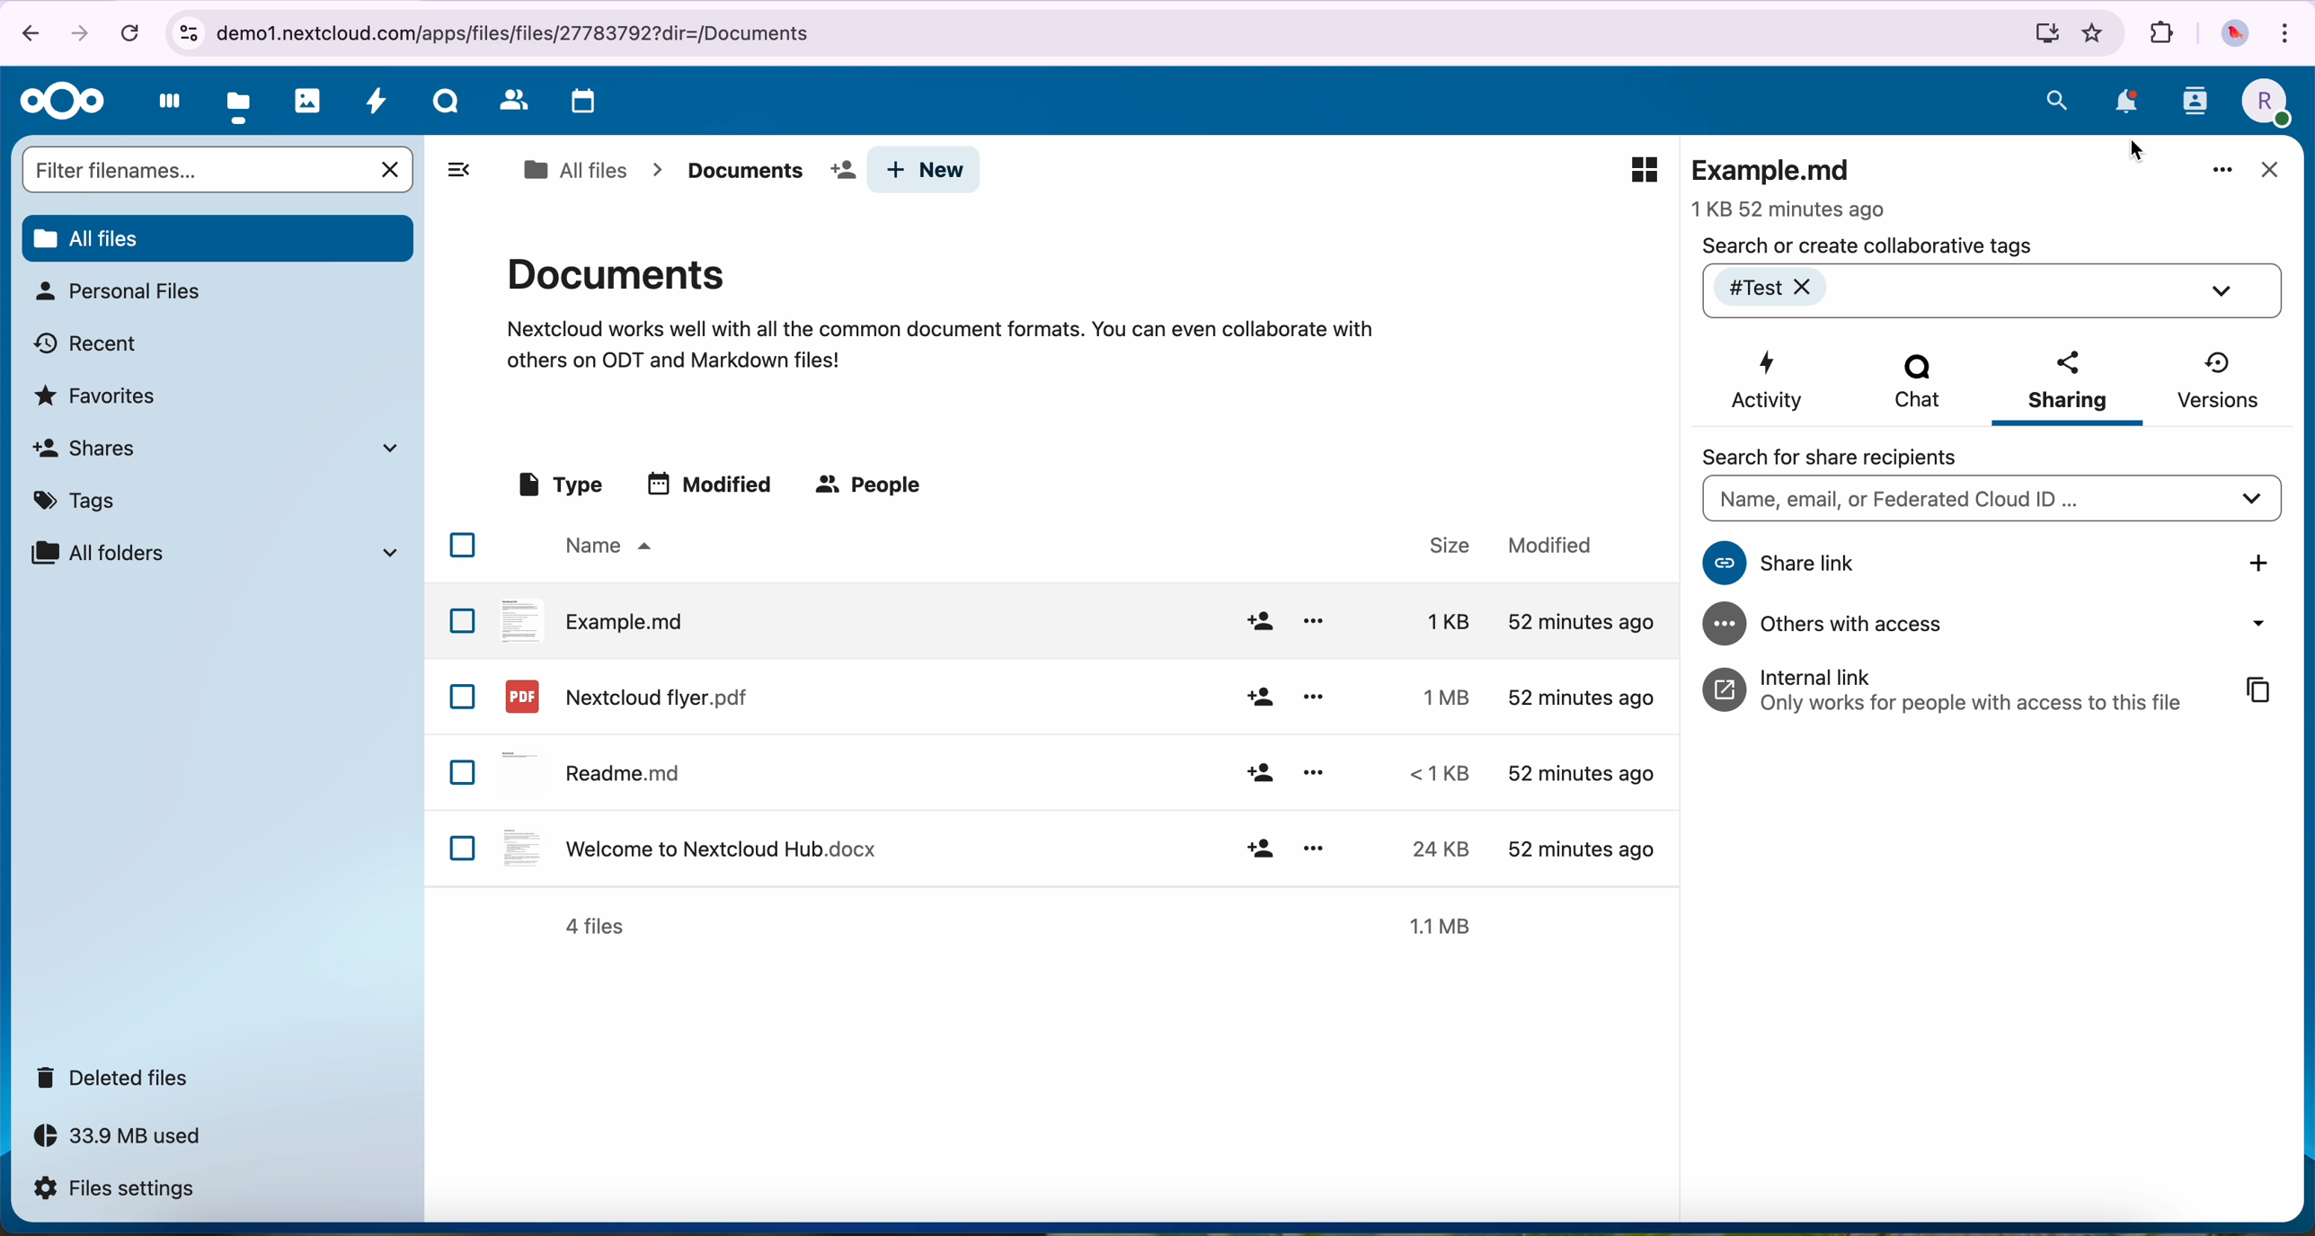  What do you see at coordinates (2095, 33) in the screenshot?
I see `favorites` at bounding box center [2095, 33].